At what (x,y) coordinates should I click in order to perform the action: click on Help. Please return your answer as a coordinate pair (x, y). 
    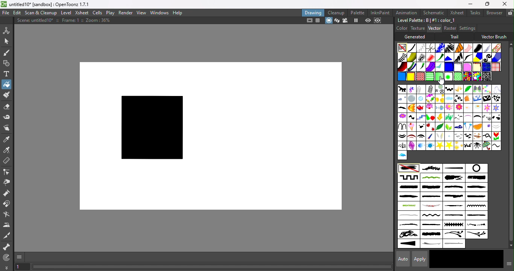
    Looking at the image, I should click on (179, 12).